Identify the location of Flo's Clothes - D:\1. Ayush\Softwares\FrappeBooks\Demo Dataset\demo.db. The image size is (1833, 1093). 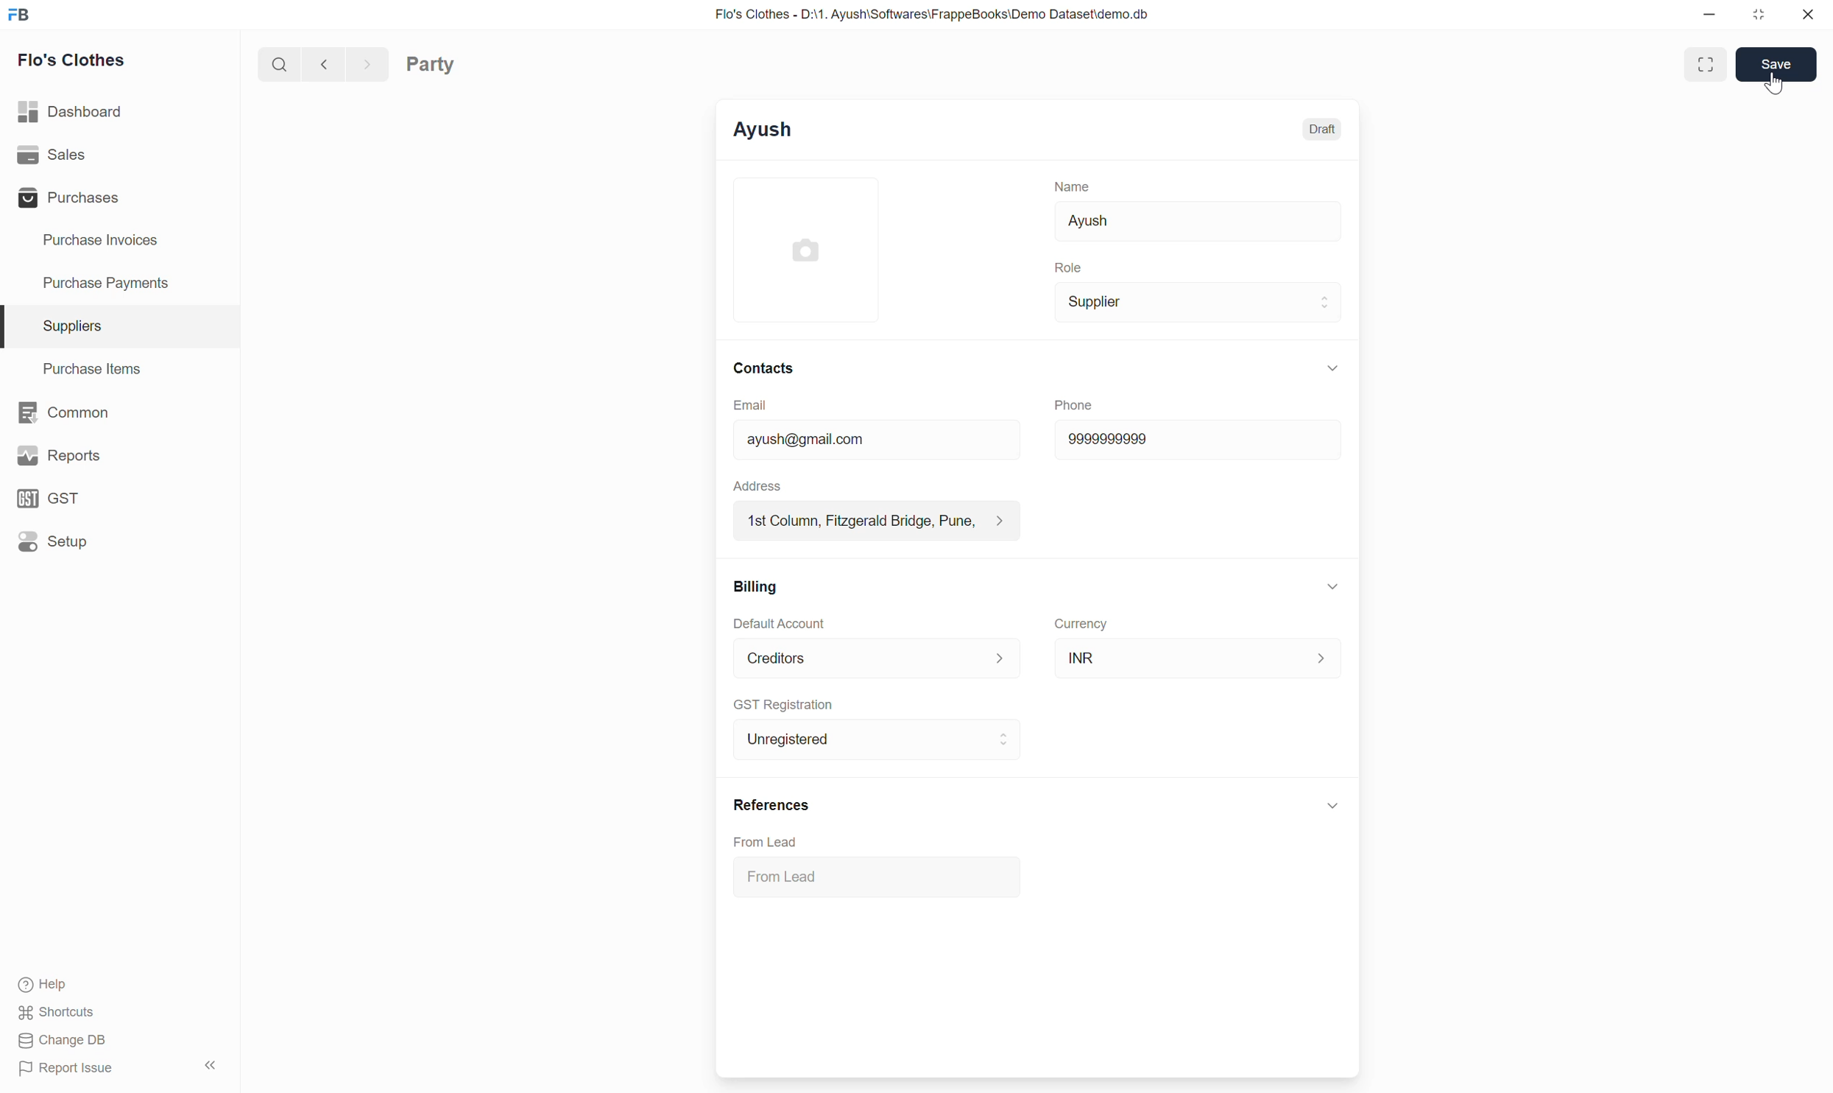
(933, 15).